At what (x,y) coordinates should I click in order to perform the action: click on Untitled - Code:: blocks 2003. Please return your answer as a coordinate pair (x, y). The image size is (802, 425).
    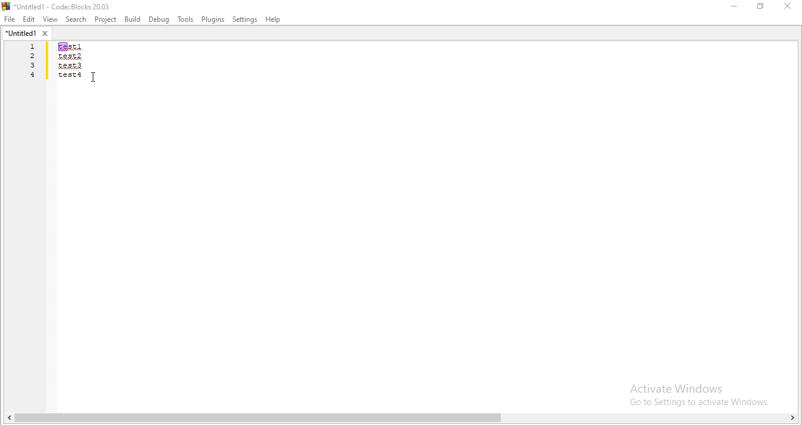
    Looking at the image, I should click on (59, 6).